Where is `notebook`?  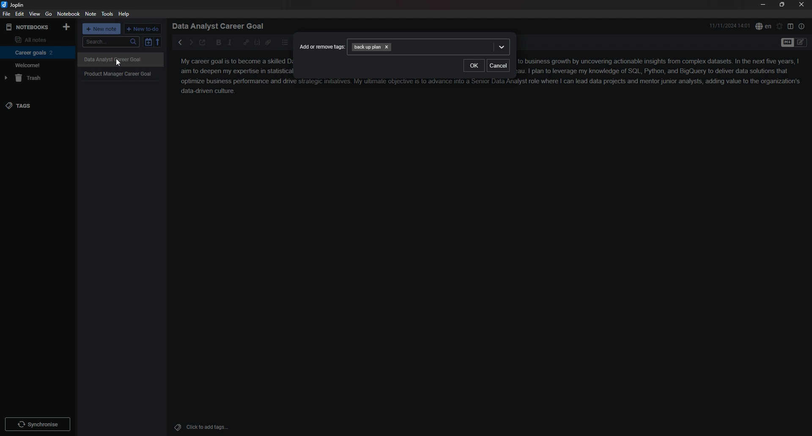 notebook is located at coordinates (69, 14).